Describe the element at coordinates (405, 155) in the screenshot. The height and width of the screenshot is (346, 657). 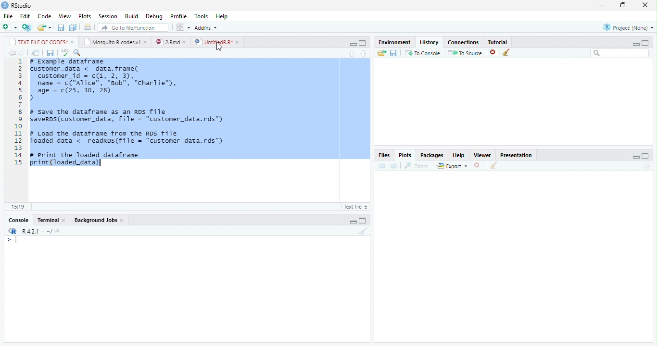
I see `Plots` at that location.